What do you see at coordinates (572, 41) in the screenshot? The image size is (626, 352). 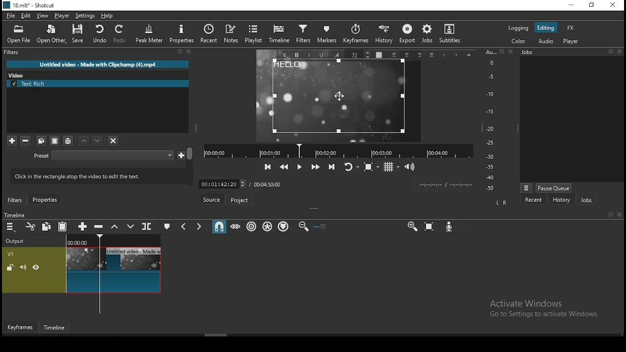 I see `player` at bounding box center [572, 41].